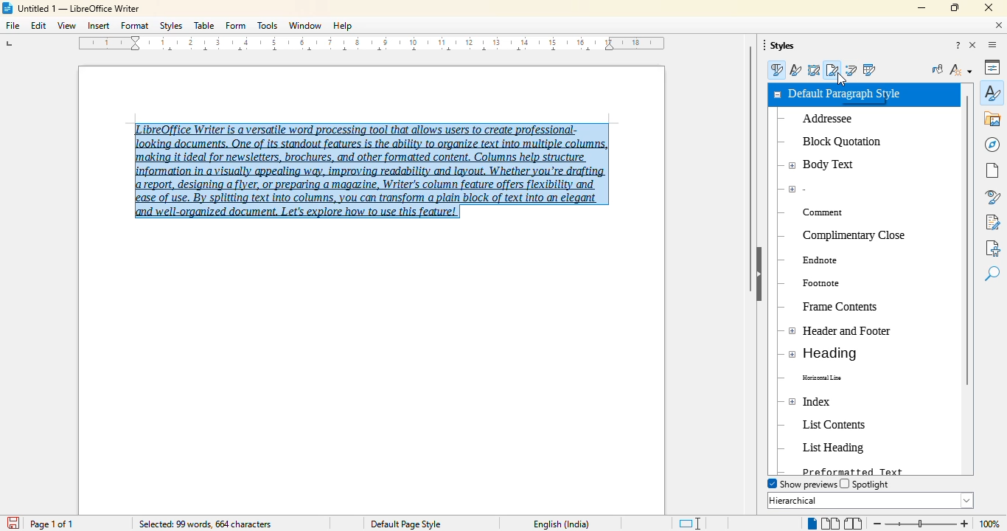  I want to click on close , so click(989, 7).